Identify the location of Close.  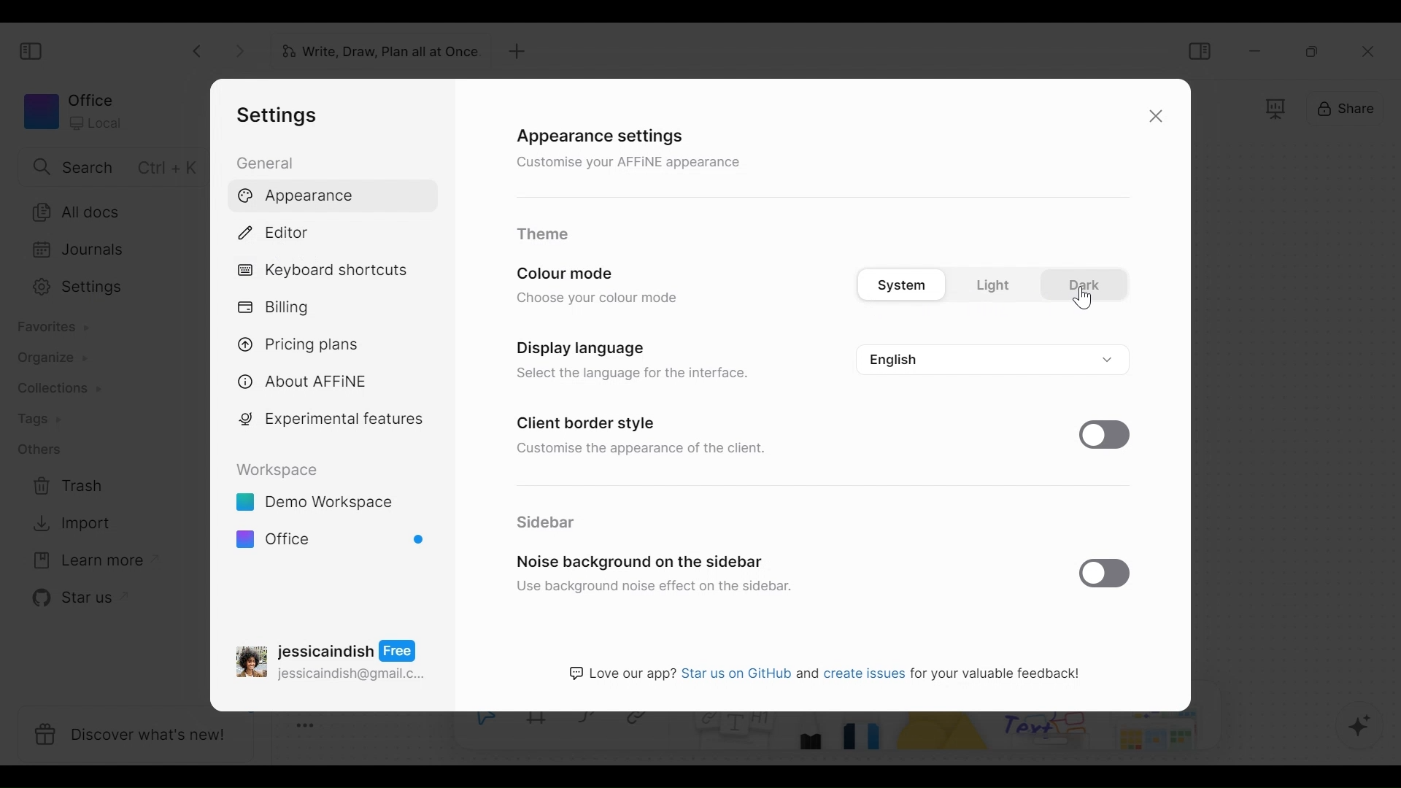
(1154, 115).